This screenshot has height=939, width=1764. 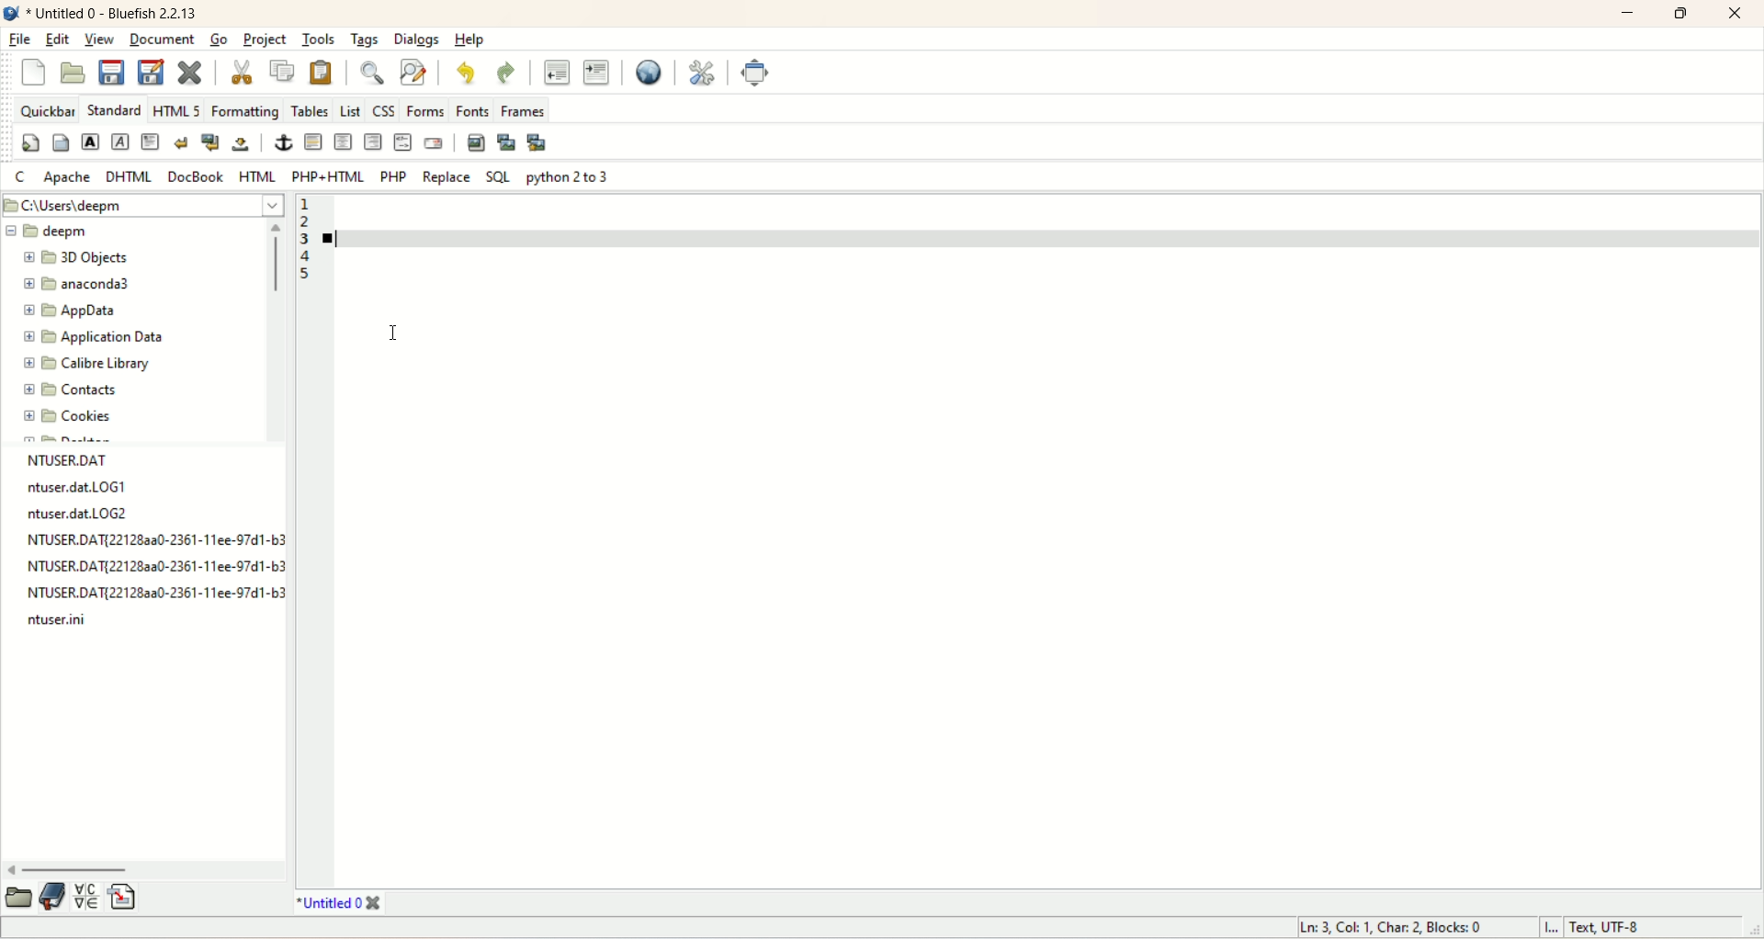 I want to click on file name, so click(x=154, y=595).